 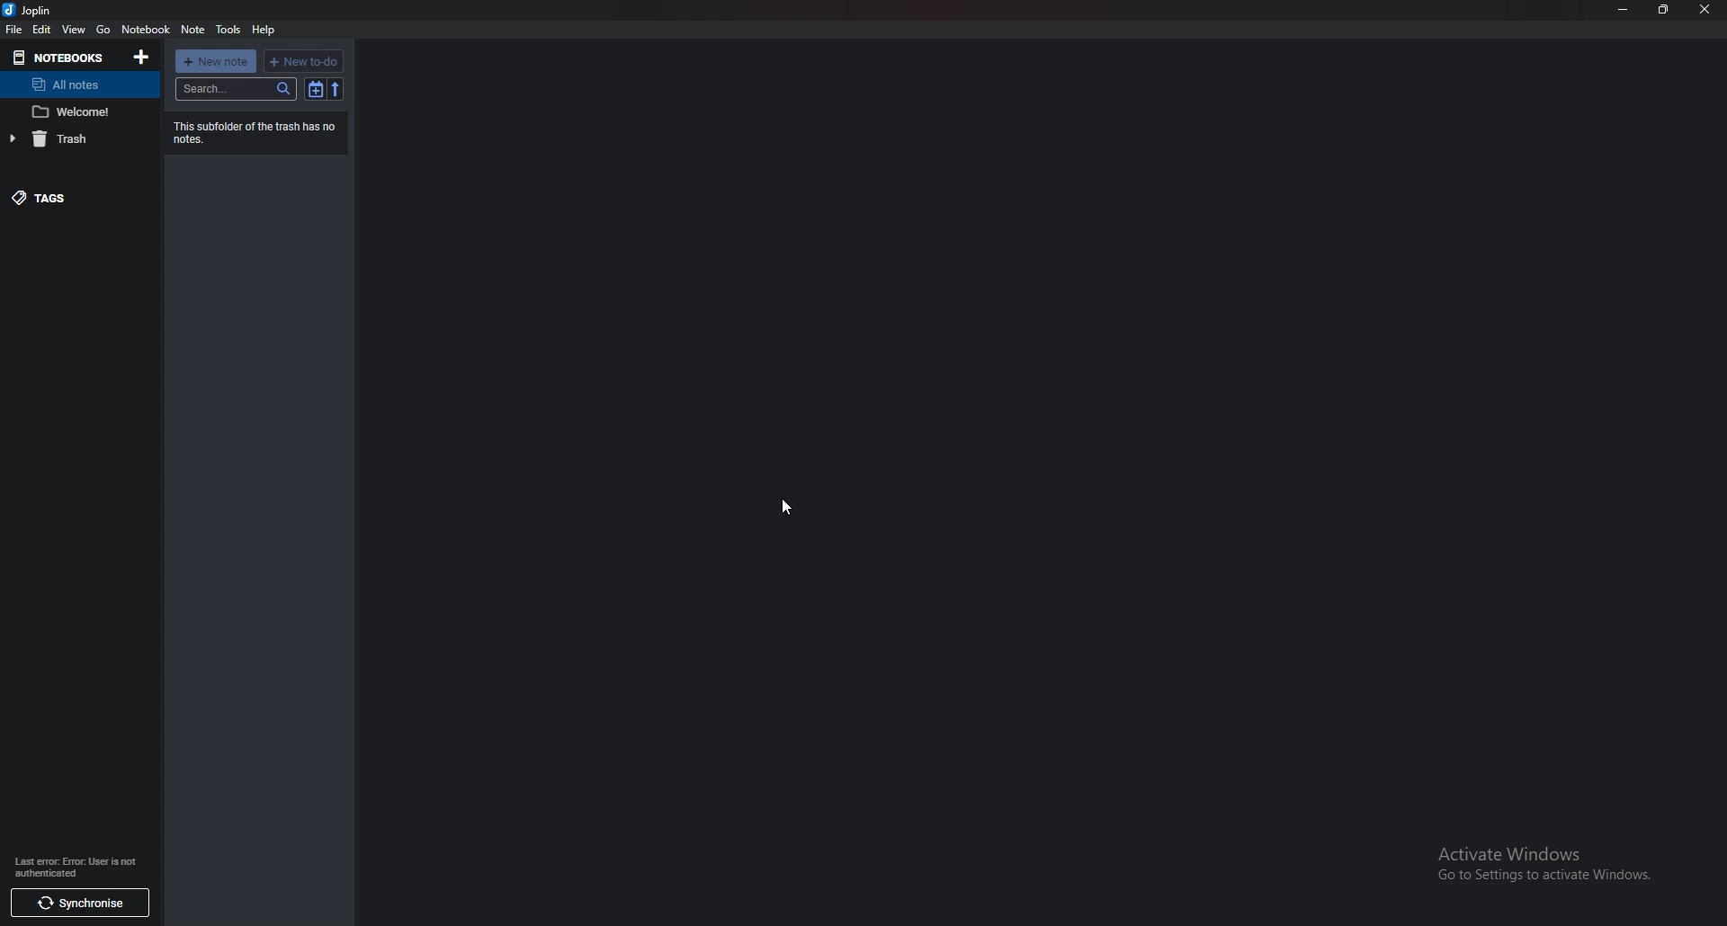 What do you see at coordinates (265, 30) in the screenshot?
I see `help` at bounding box center [265, 30].